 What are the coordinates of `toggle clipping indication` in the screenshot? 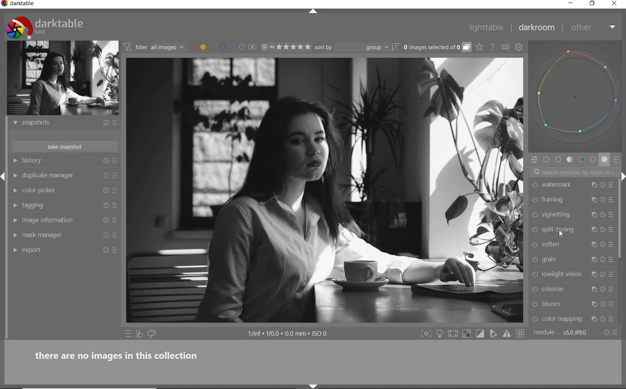 It's located at (481, 333).